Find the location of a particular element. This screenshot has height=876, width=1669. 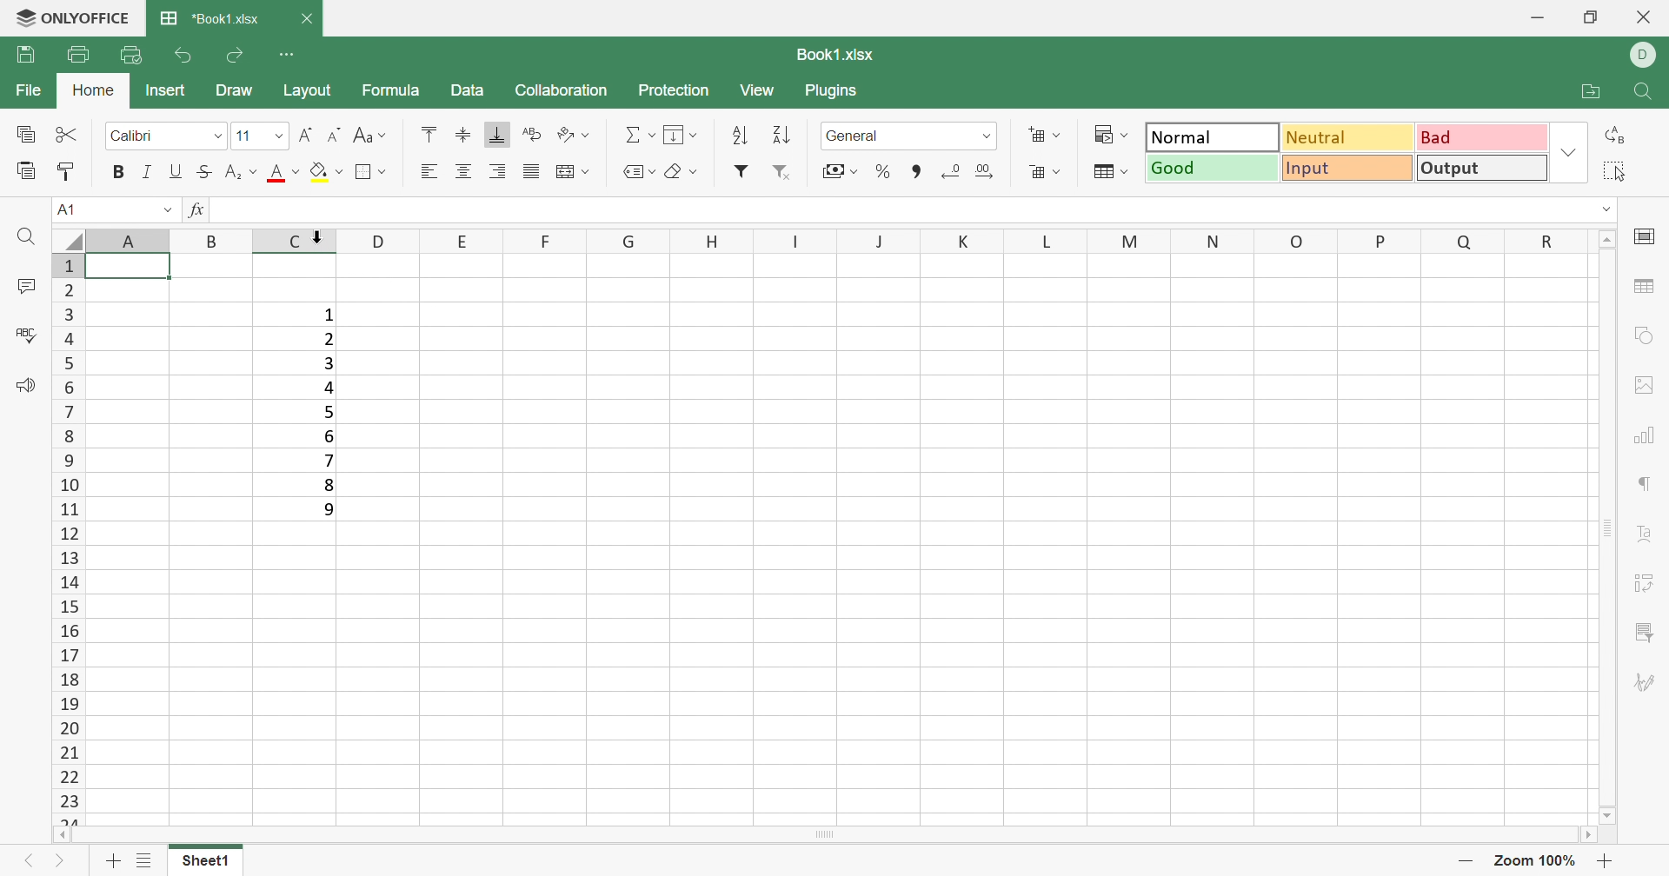

Normal is located at coordinates (1216, 136).